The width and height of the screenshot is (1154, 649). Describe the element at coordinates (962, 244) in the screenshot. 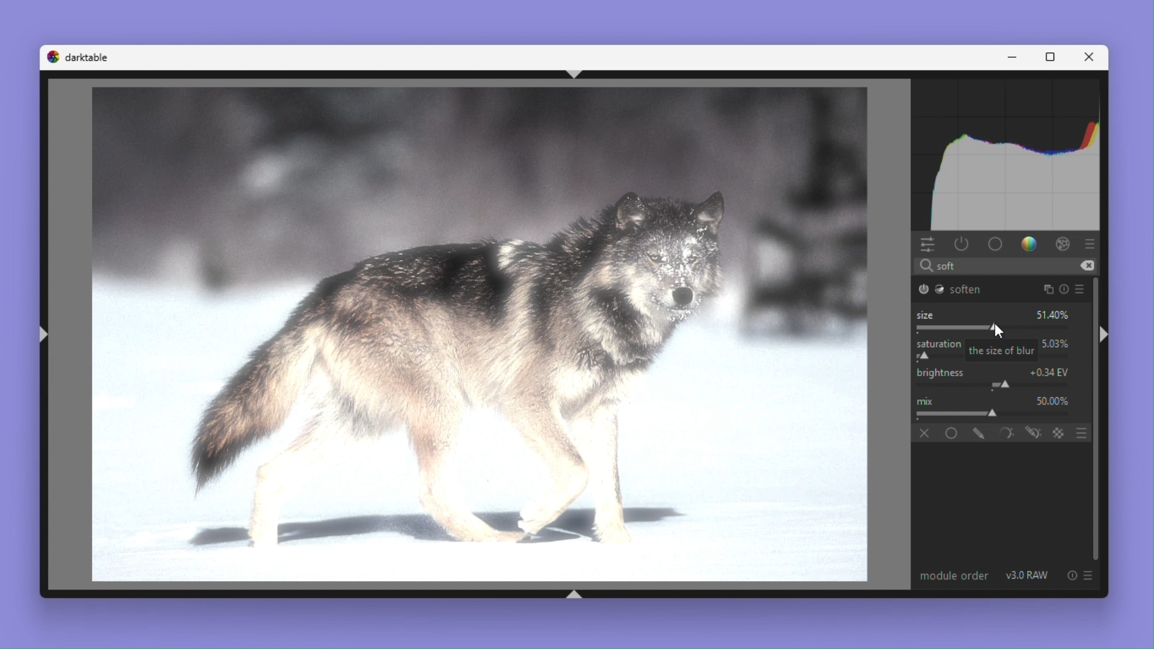

I see `Show only active modules` at that location.